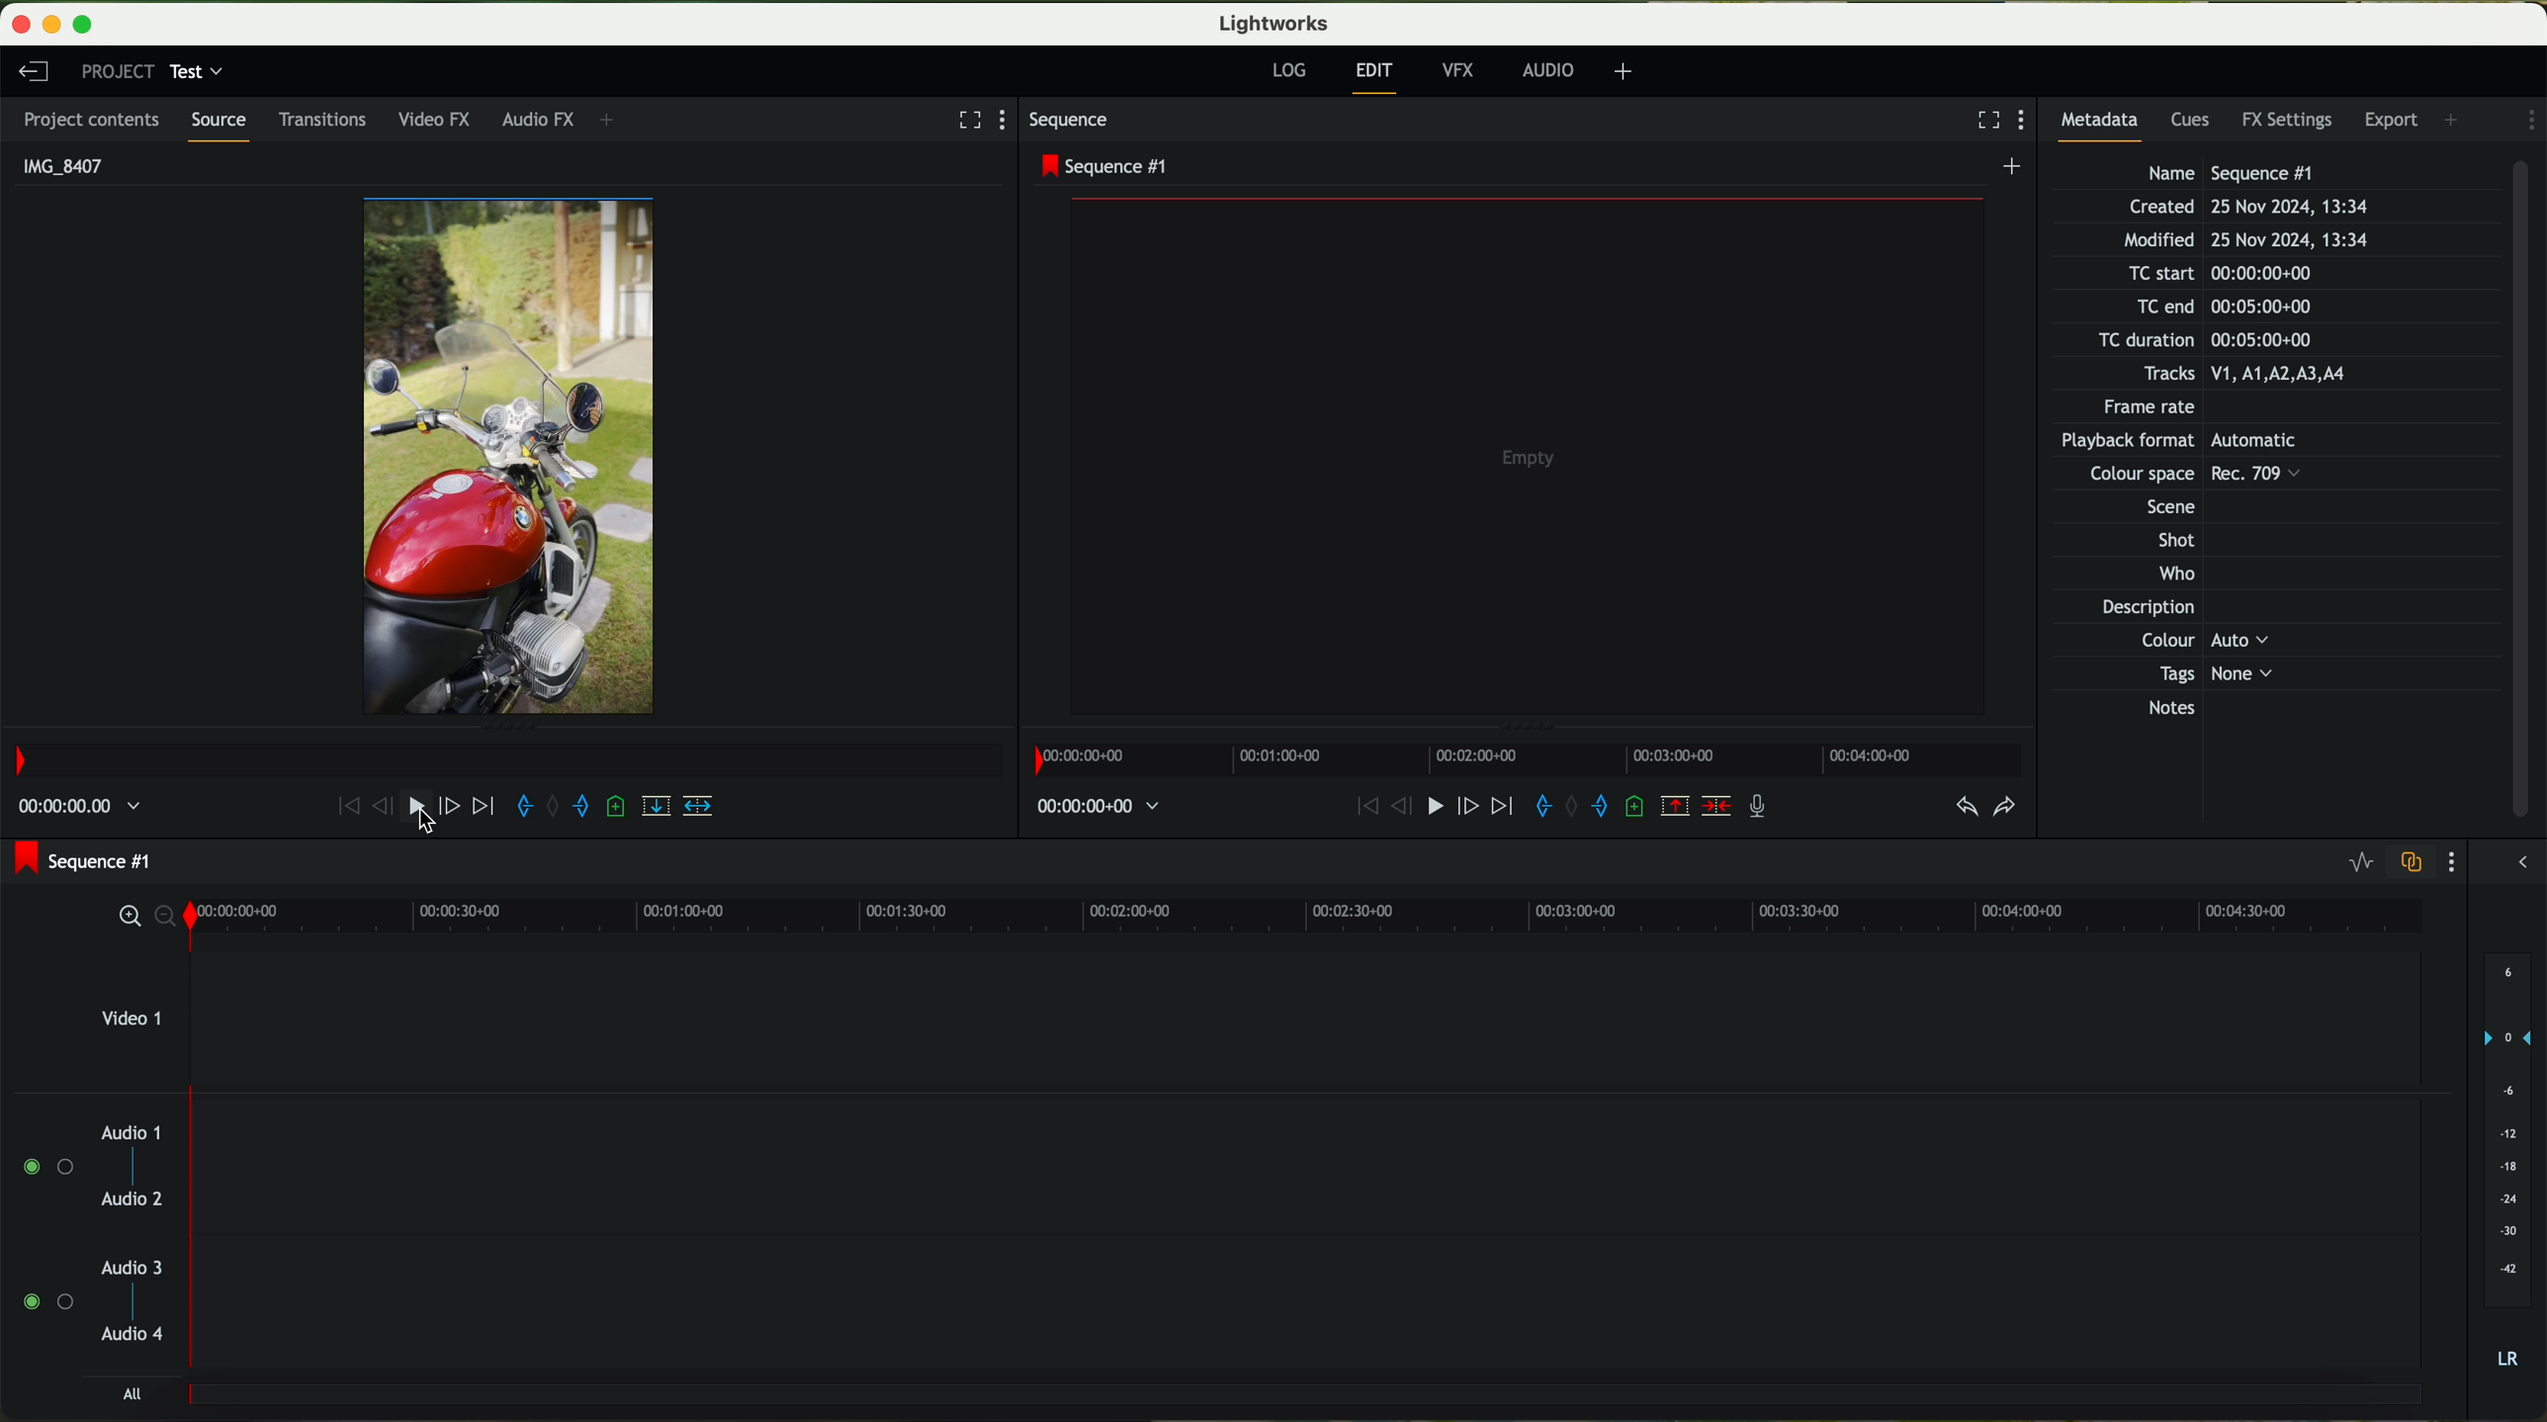 The height and width of the screenshot is (1422, 2547). What do you see at coordinates (2415, 862) in the screenshot?
I see `toggle audio track sync` at bounding box center [2415, 862].